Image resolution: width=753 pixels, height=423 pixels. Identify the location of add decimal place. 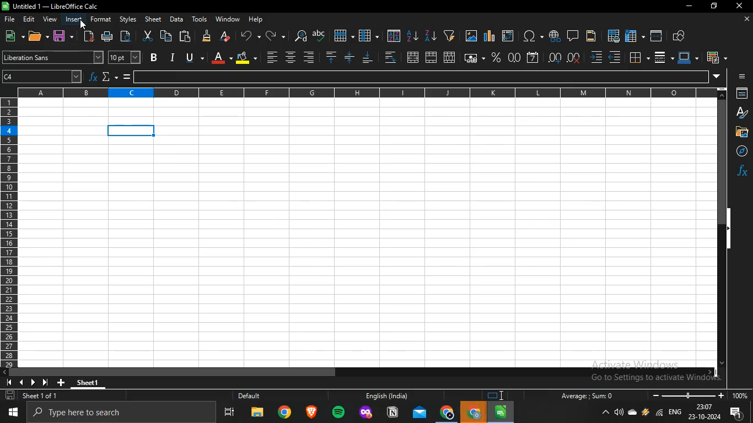
(555, 58).